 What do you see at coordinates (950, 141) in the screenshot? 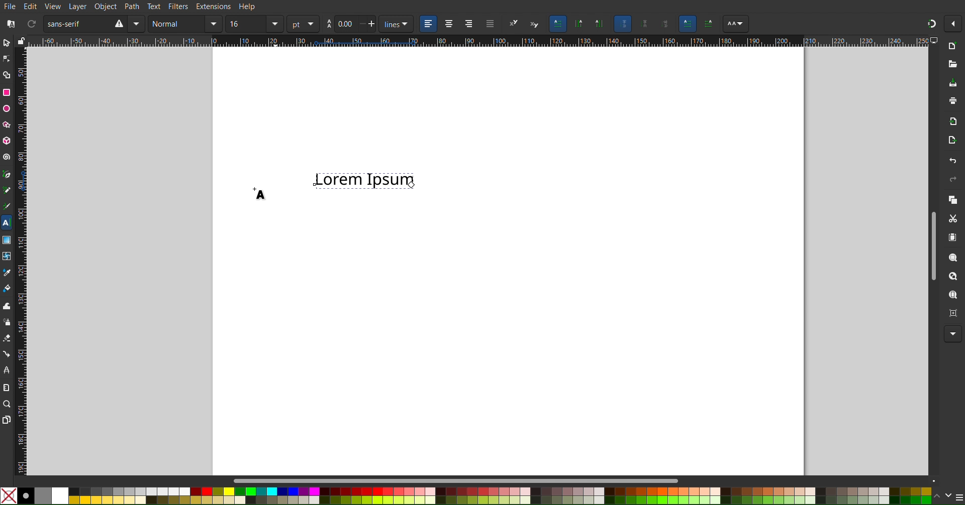
I see `Open Export` at bounding box center [950, 141].